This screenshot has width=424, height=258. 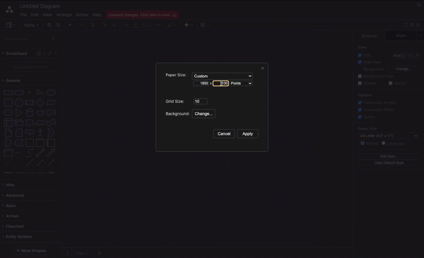 I want to click on Hexagon, so click(x=8, y=113).